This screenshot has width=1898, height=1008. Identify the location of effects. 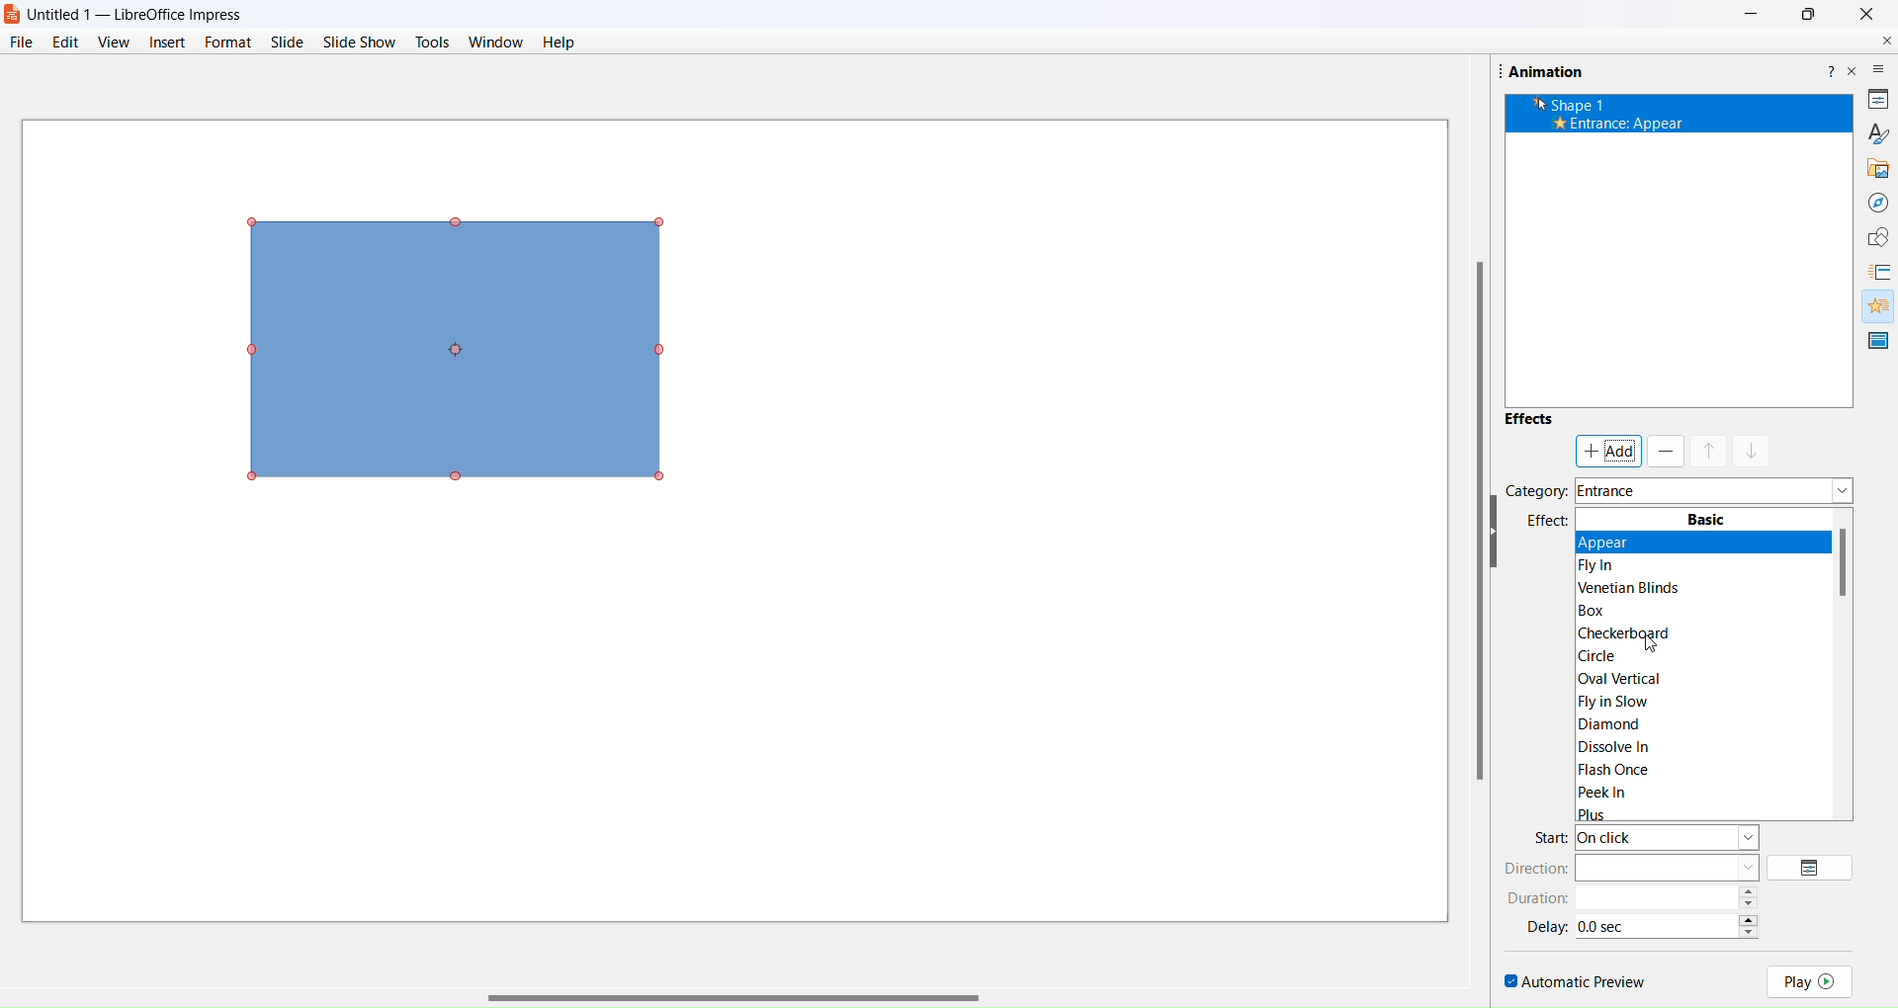
(1536, 522).